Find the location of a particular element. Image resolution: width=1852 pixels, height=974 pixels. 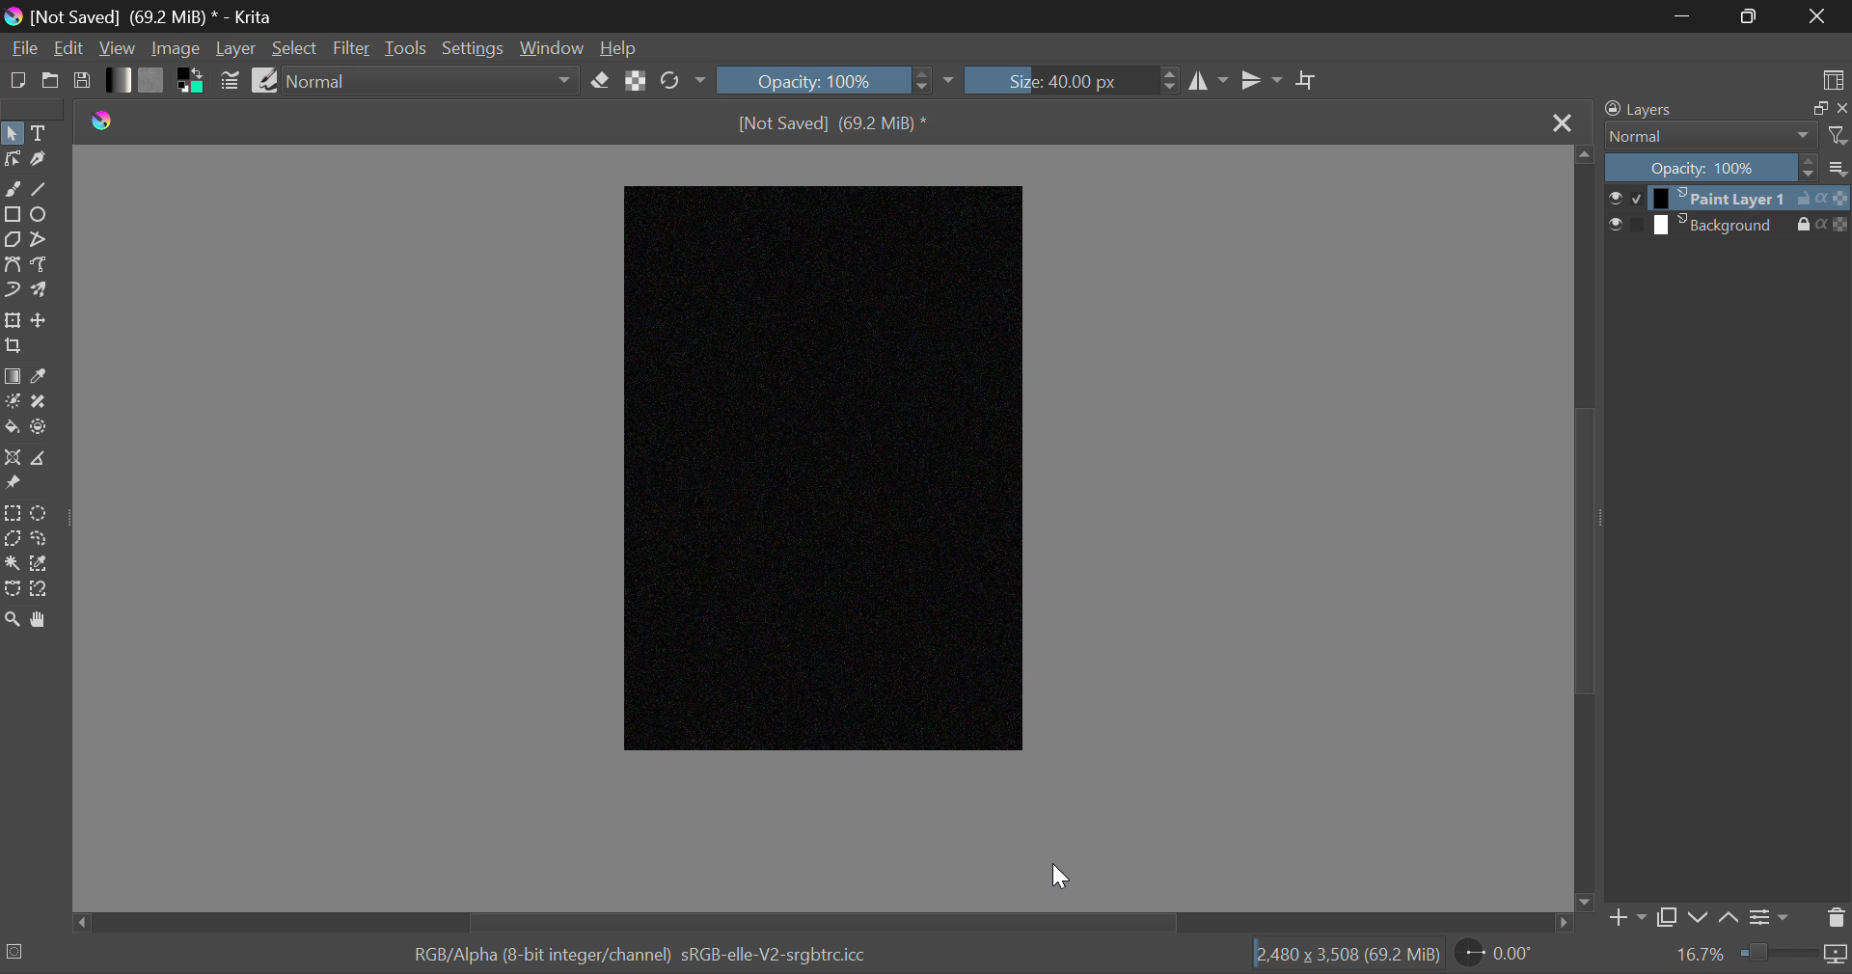

Select is located at coordinates (12, 135).